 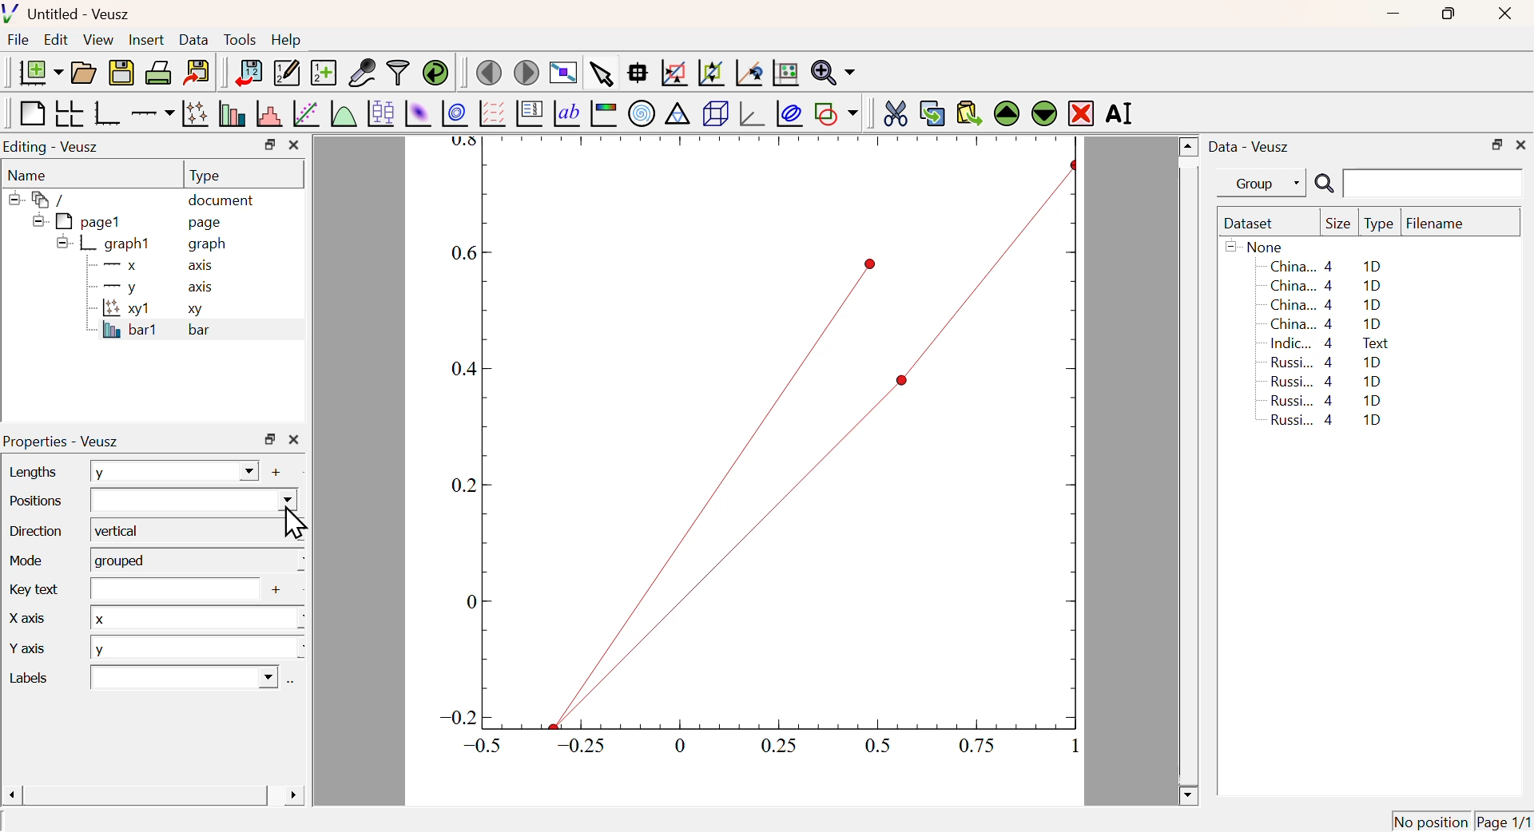 What do you see at coordinates (1324, 184) in the screenshot?
I see `Search` at bounding box center [1324, 184].